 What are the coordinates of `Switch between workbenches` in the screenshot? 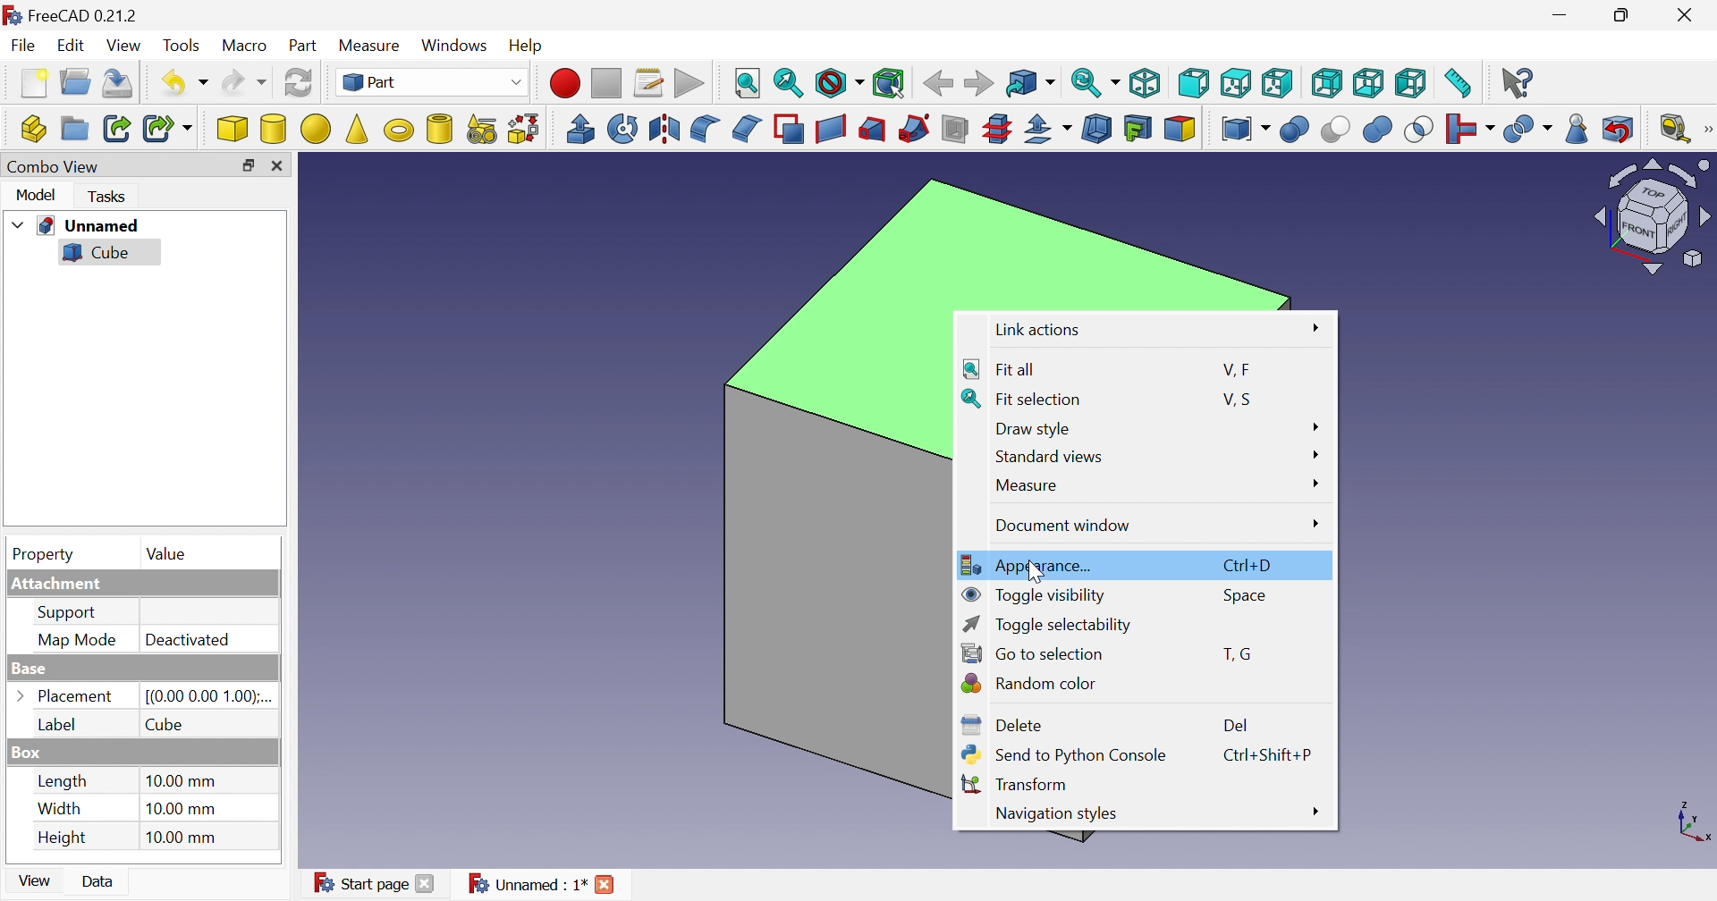 It's located at (435, 82).